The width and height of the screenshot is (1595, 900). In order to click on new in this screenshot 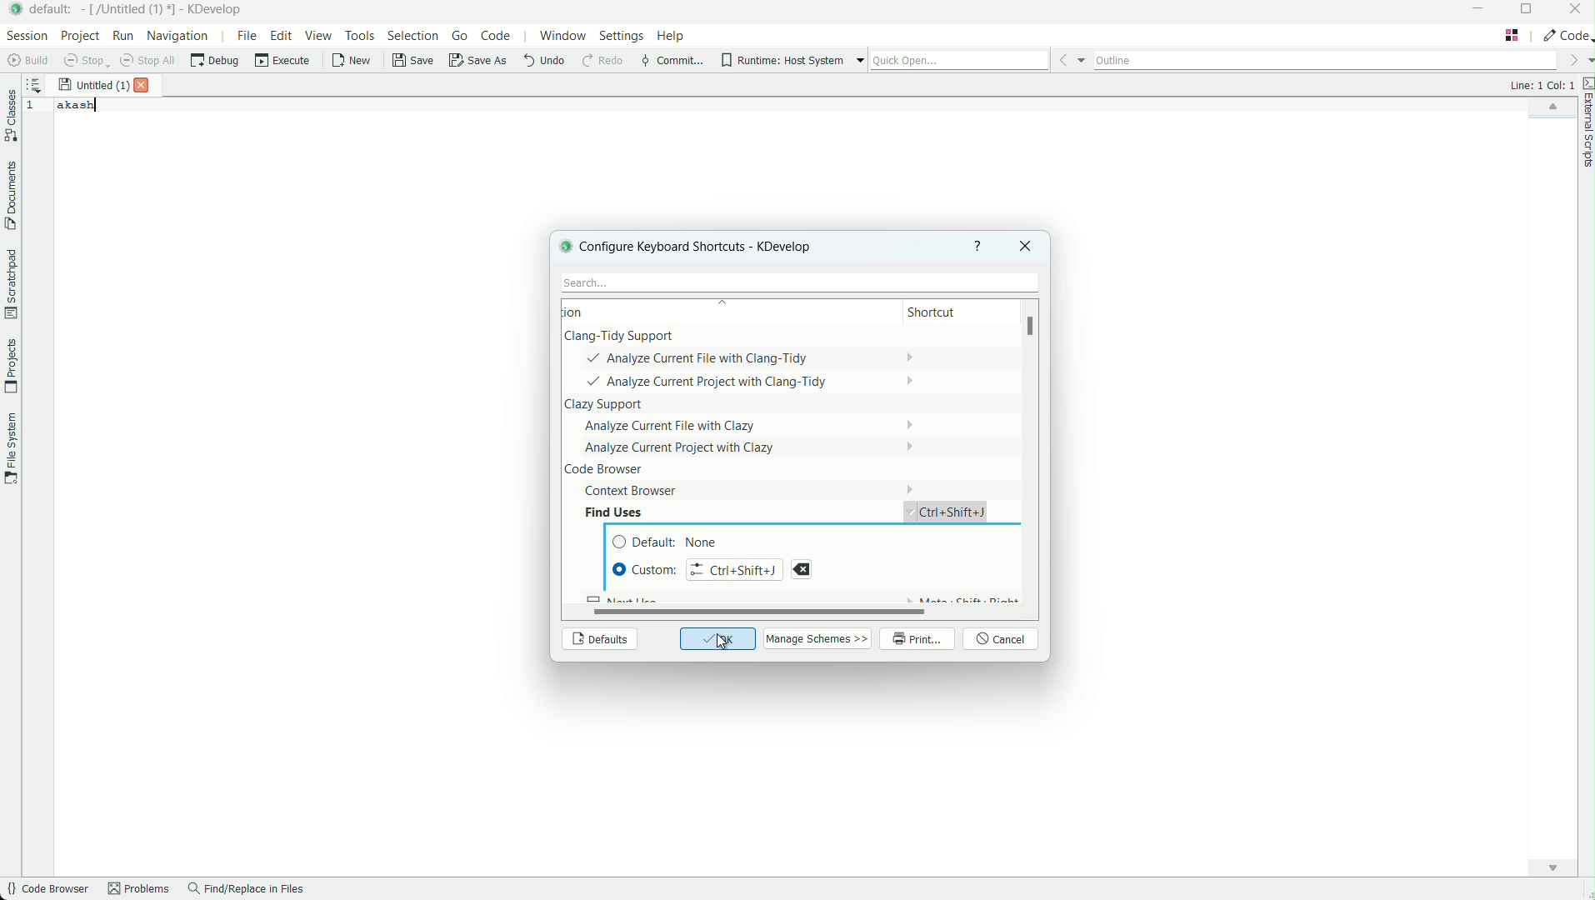, I will do `click(352, 62)`.